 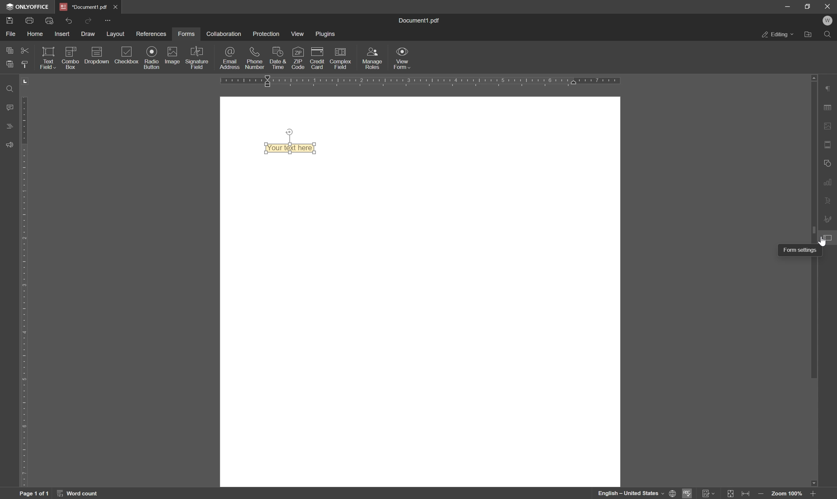 What do you see at coordinates (10, 34) in the screenshot?
I see `file` at bounding box center [10, 34].